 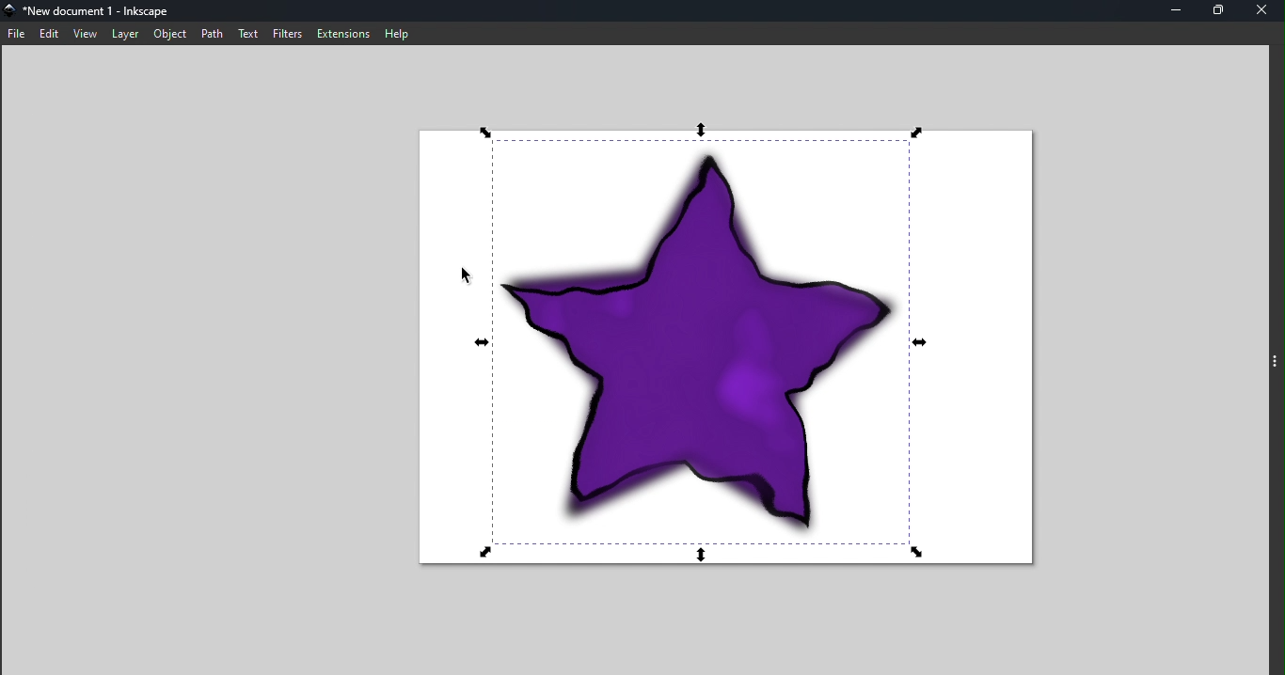 I want to click on Close, so click(x=1264, y=10).